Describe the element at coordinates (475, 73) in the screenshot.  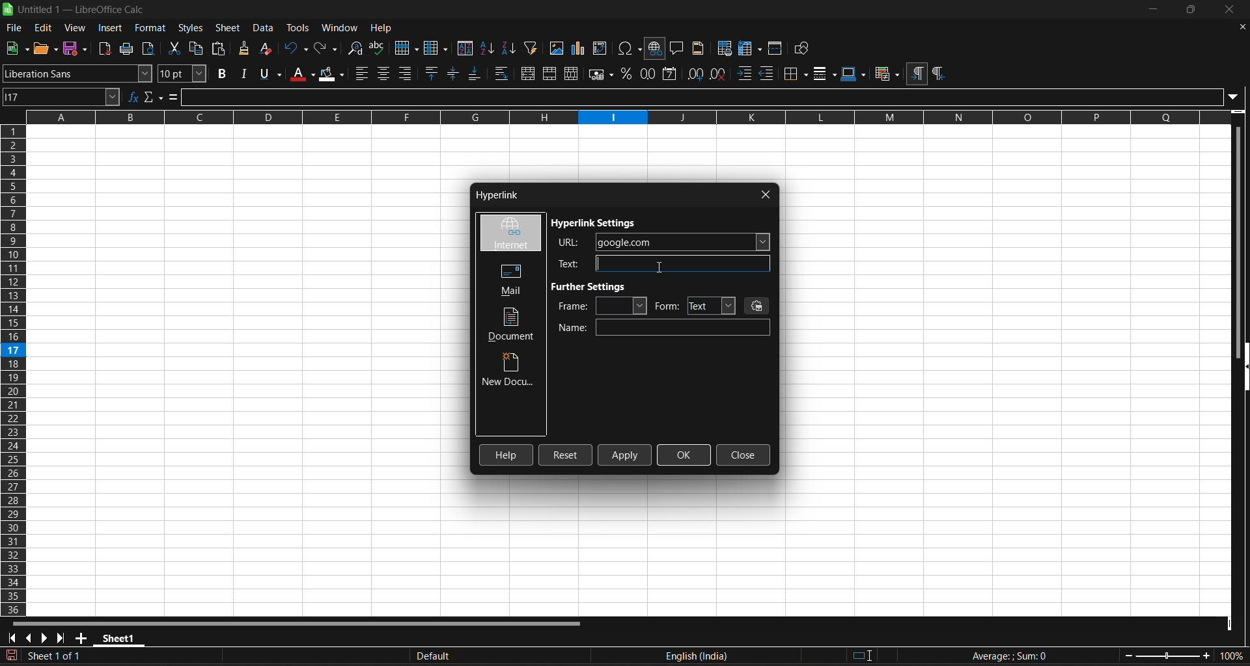
I see `align bottom` at that location.